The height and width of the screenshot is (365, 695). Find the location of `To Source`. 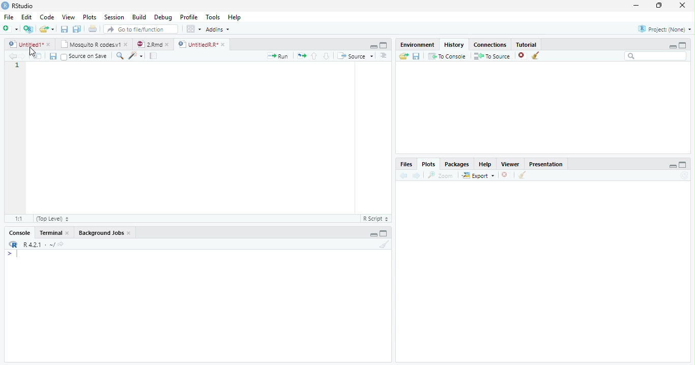

To Source is located at coordinates (493, 56).